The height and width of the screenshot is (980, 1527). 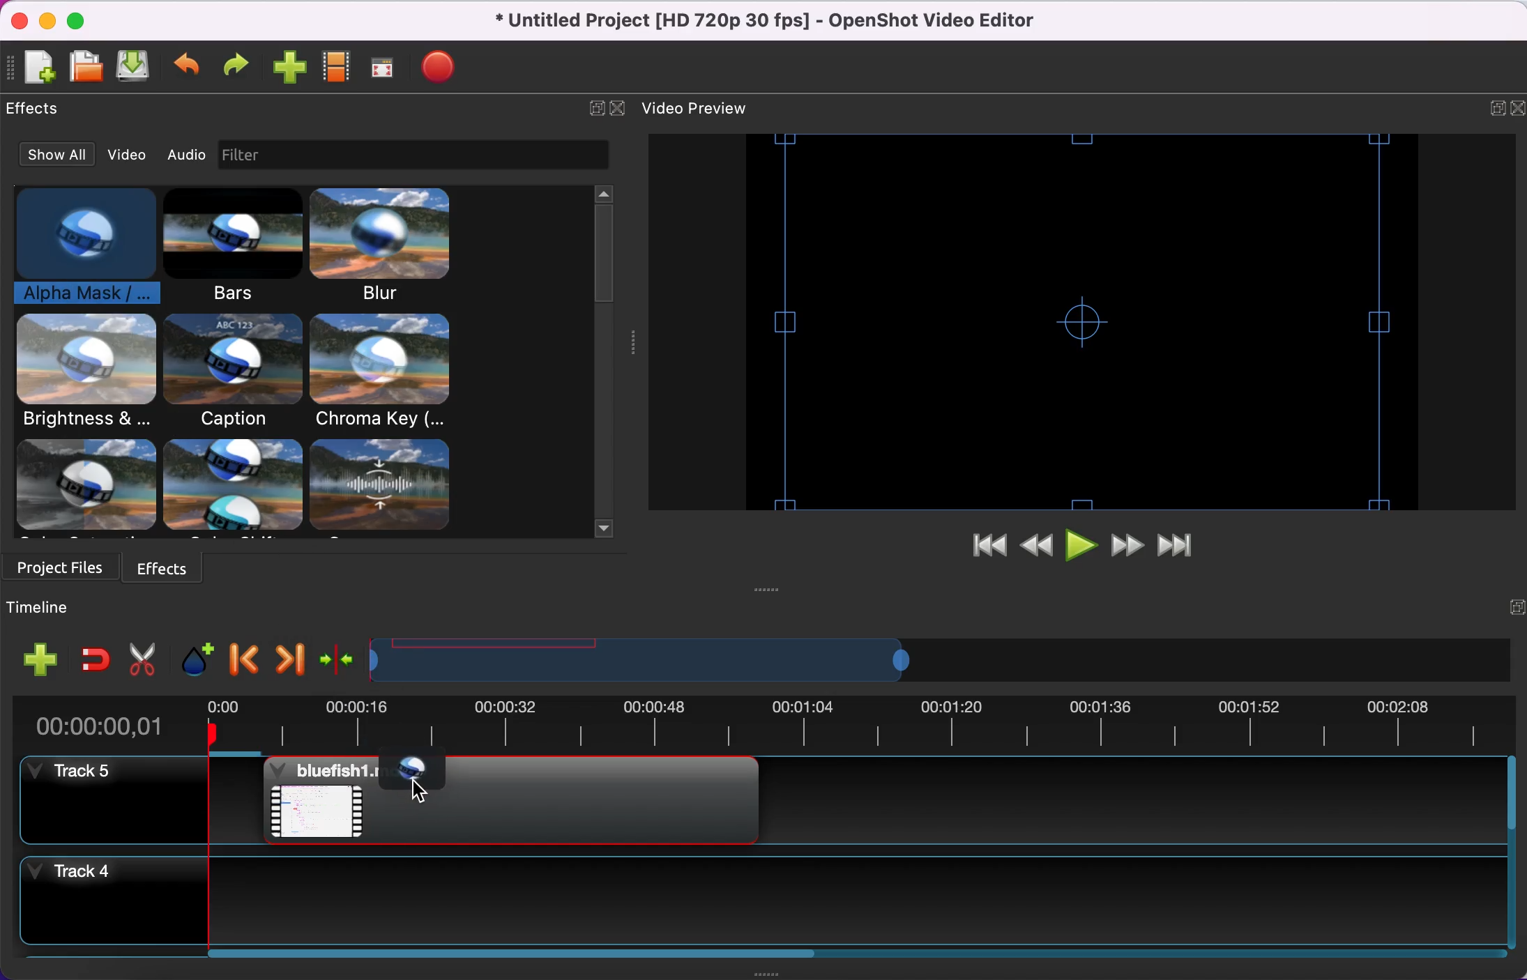 I want to click on track 4, so click(x=772, y=905).